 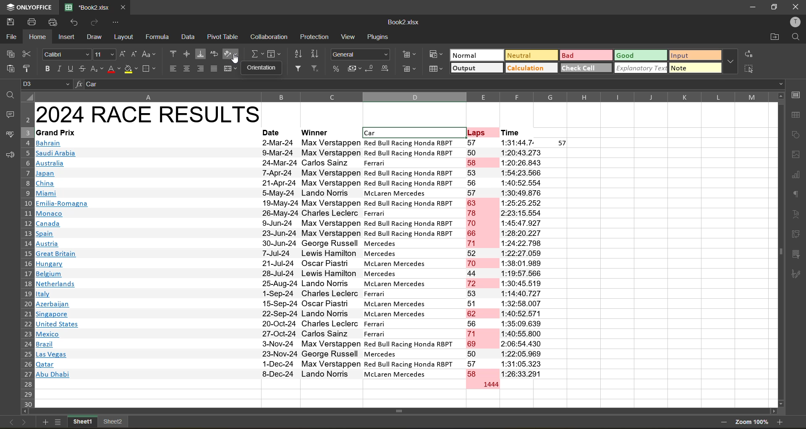 What do you see at coordinates (476, 55) in the screenshot?
I see `normal` at bounding box center [476, 55].